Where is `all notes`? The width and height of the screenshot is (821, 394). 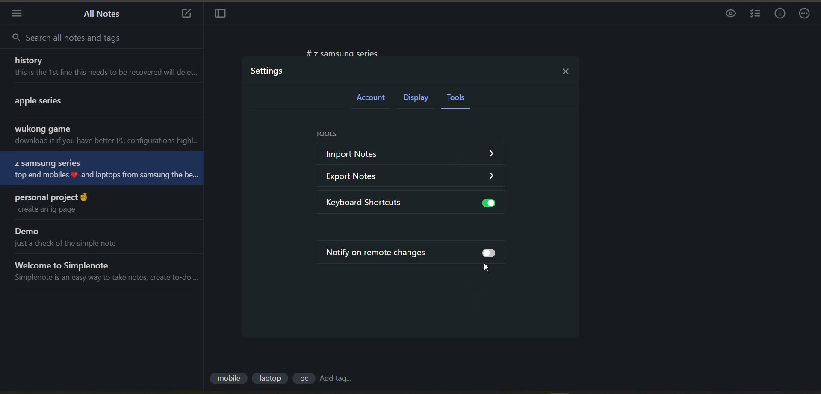
all notes is located at coordinates (106, 14).